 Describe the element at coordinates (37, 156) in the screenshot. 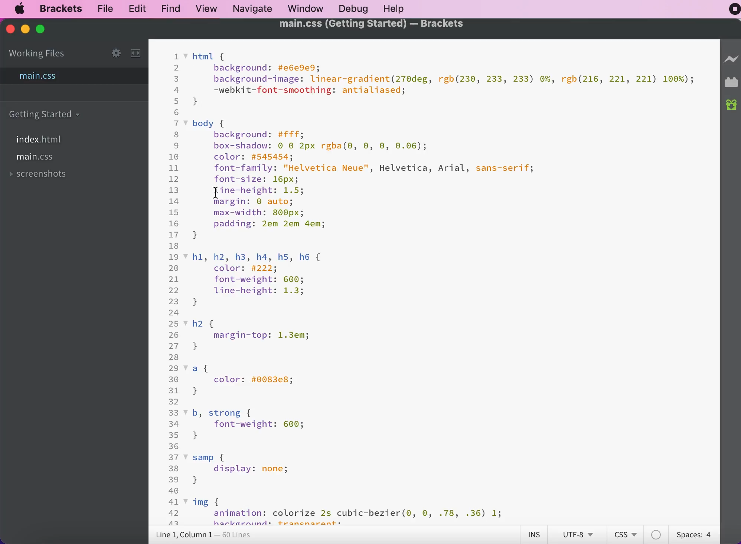

I see `main.css` at that location.